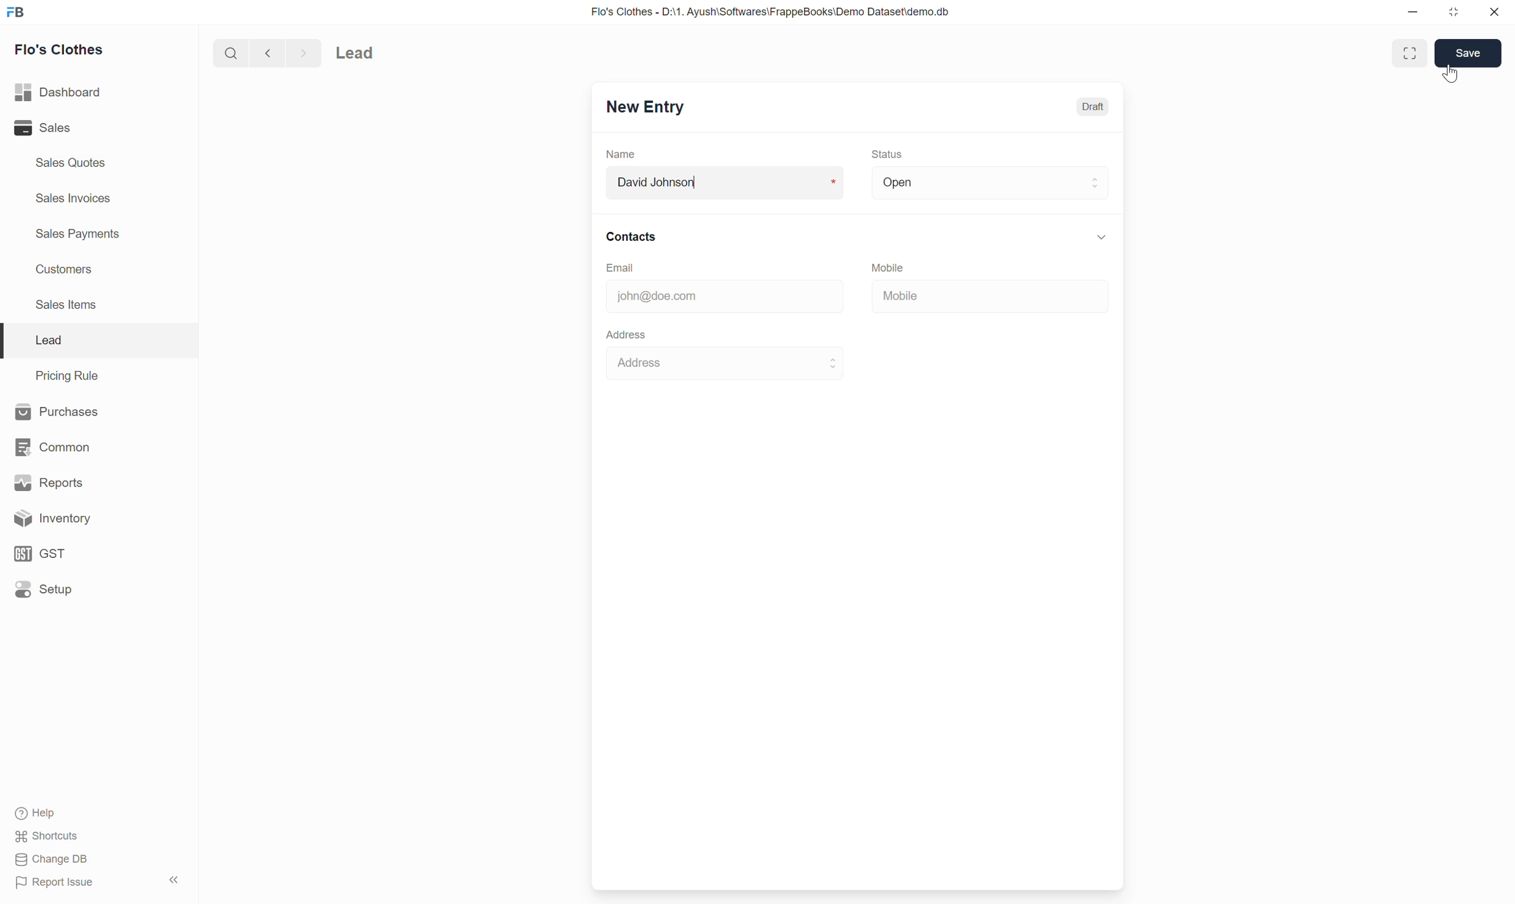 The height and width of the screenshot is (904, 1515). Describe the element at coordinates (1405, 52) in the screenshot. I see `Expand` at that location.